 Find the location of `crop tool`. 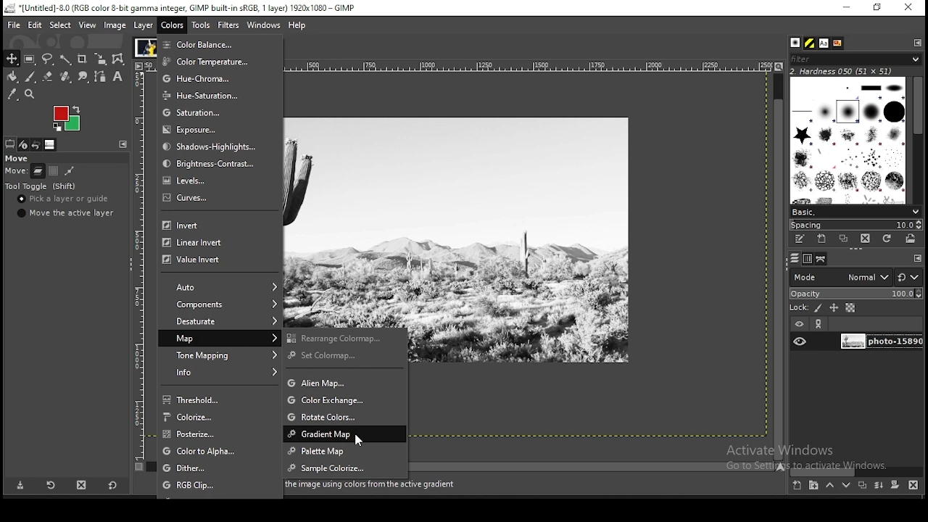

crop tool is located at coordinates (83, 58).